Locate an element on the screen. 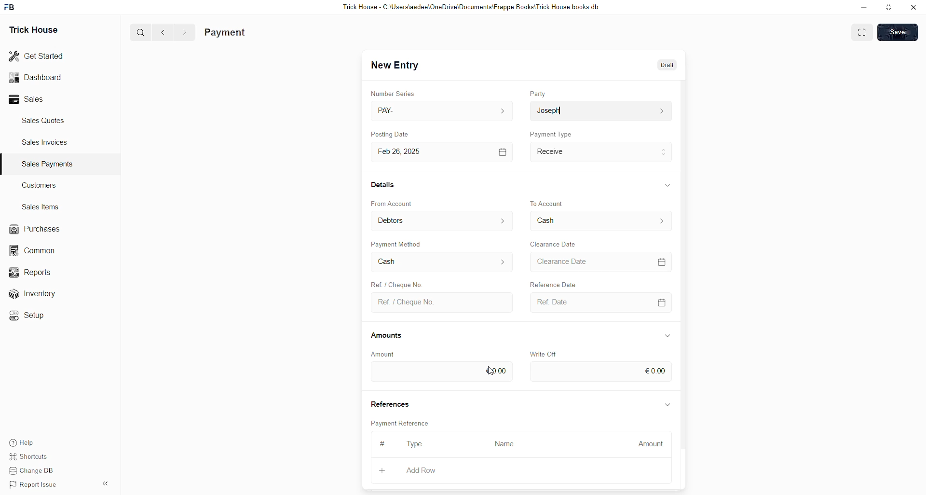  Show/Hide is located at coordinates (667, 336).